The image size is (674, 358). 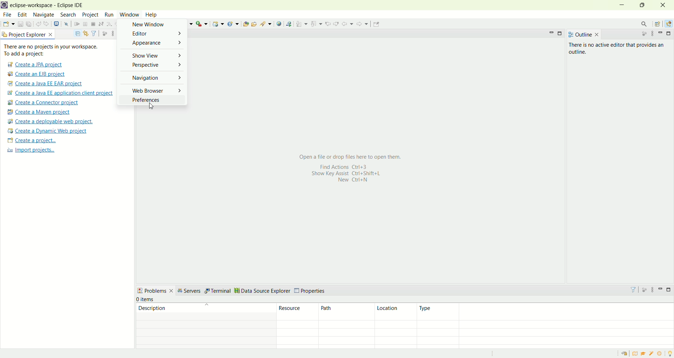 I want to click on filter, so click(x=94, y=33).